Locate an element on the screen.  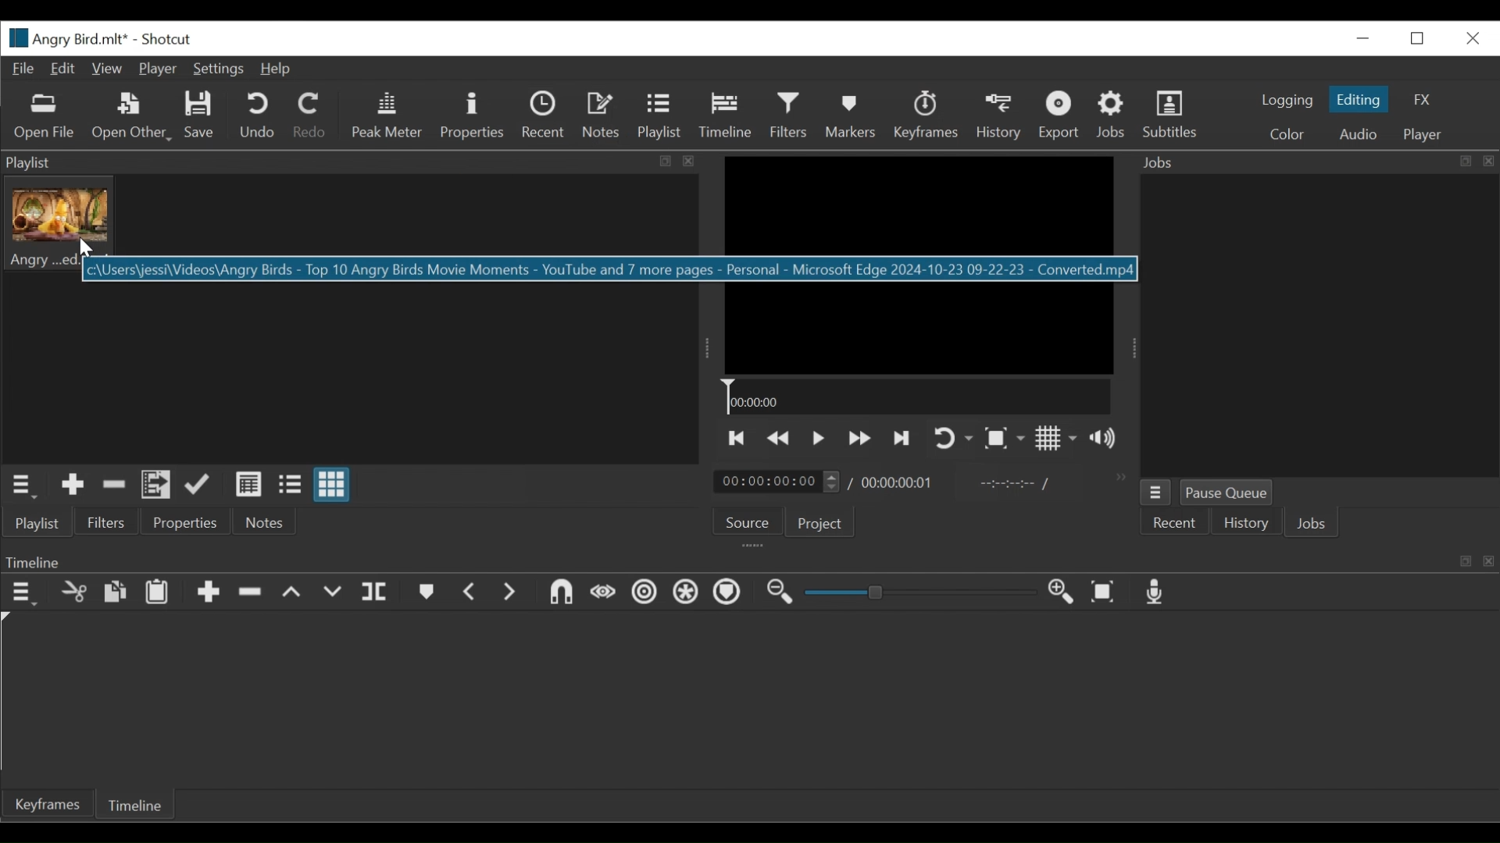
Overwrite is located at coordinates (334, 592).